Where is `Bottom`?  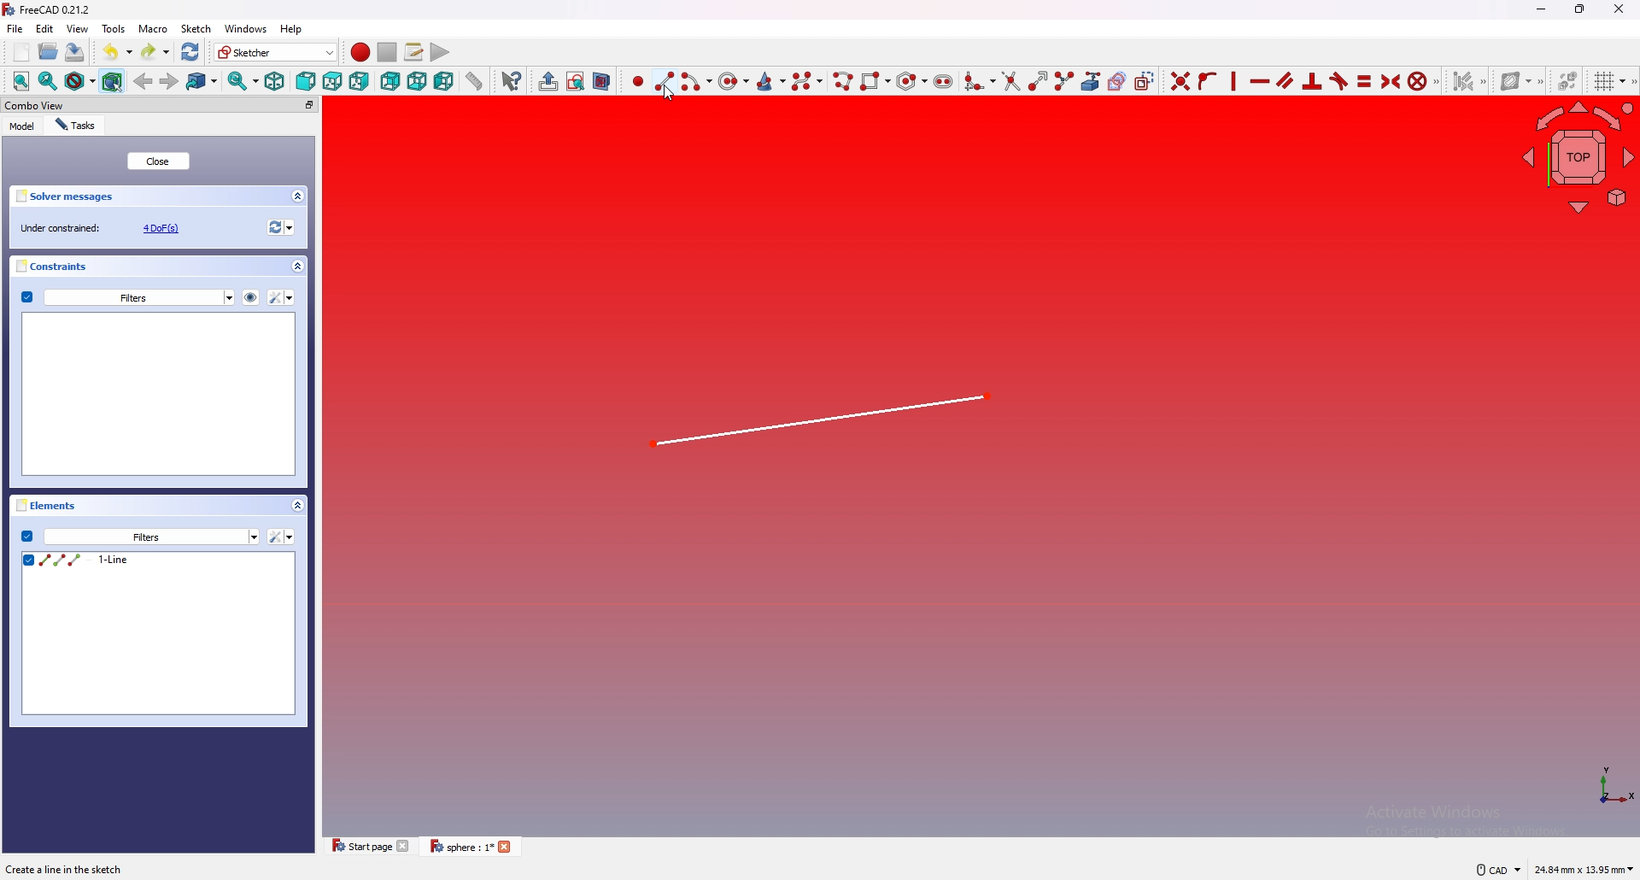
Bottom is located at coordinates (417, 80).